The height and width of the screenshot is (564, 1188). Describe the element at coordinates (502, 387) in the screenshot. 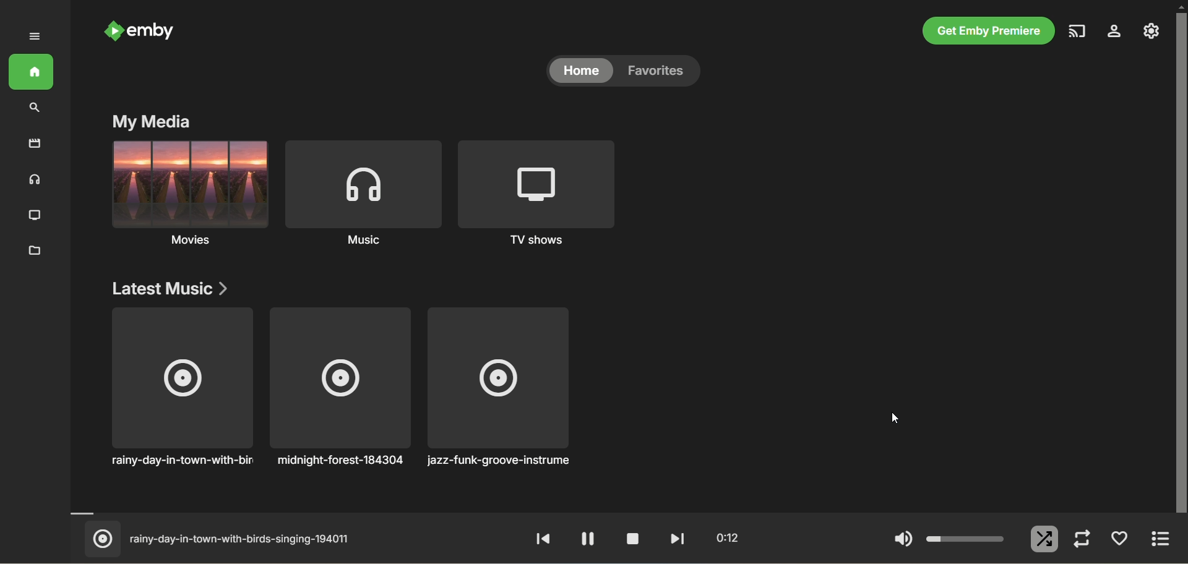

I see `jazz-funk-groove-instrument` at that location.